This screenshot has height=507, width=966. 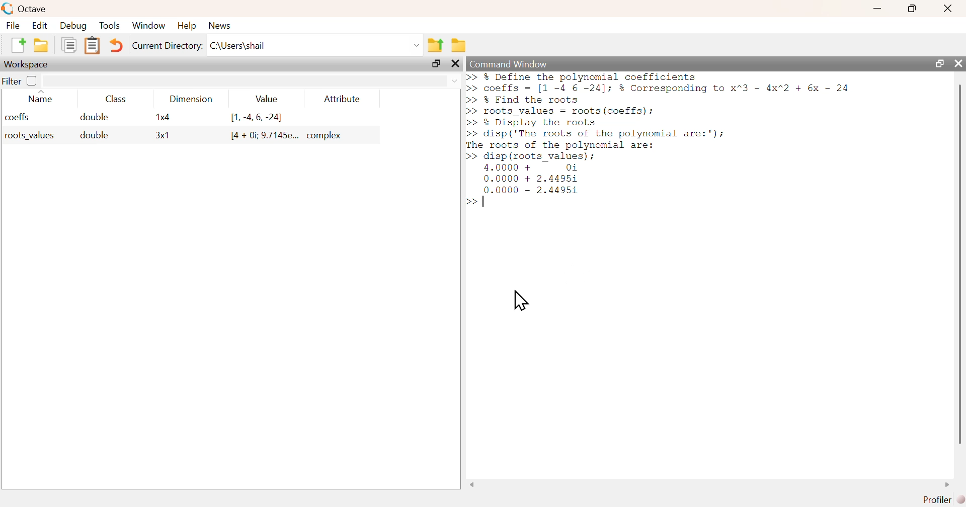 What do you see at coordinates (18, 117) in the screenshot?
I see `coeffs` at bounding box center [18, 117].